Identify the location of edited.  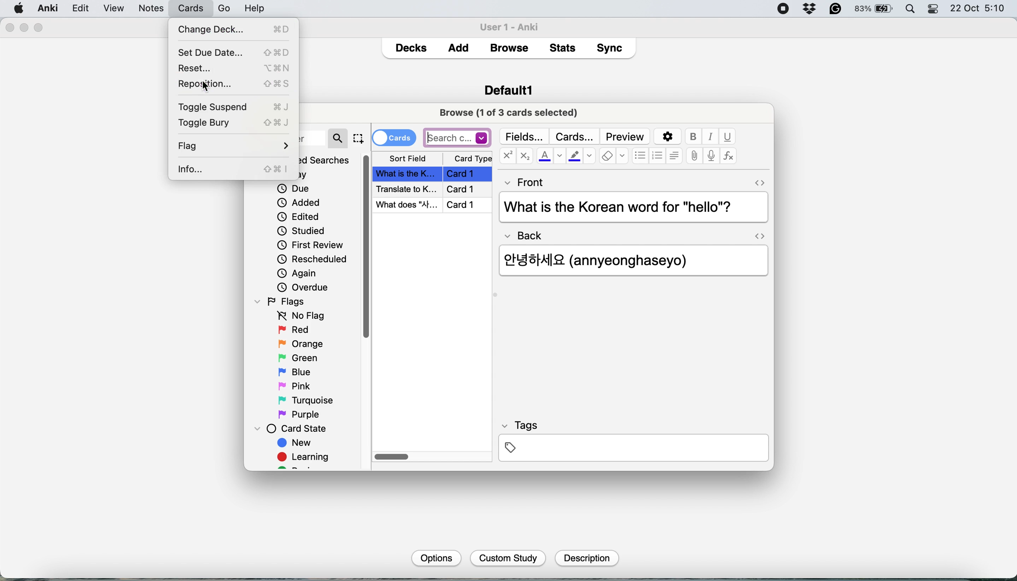
(299, 217).